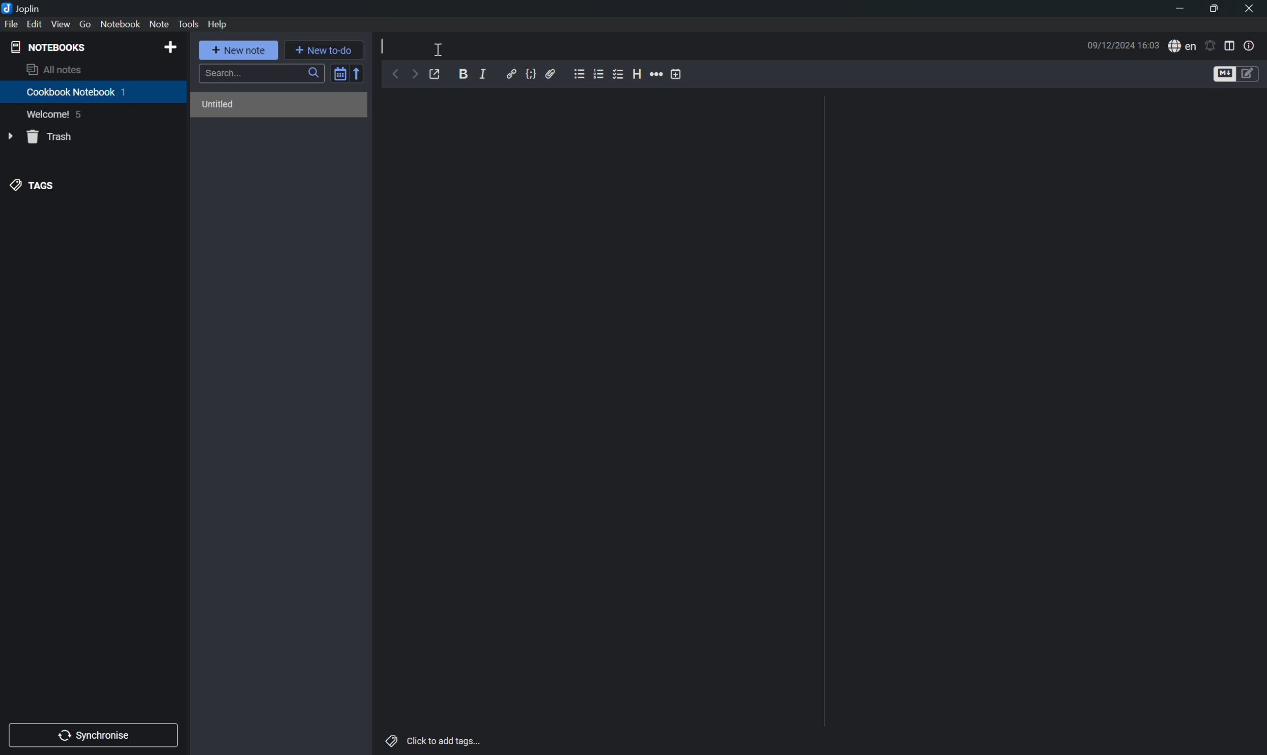 The width and height of the screenshot is (1267, 755). I want to click on Edit, so click(34, 24).